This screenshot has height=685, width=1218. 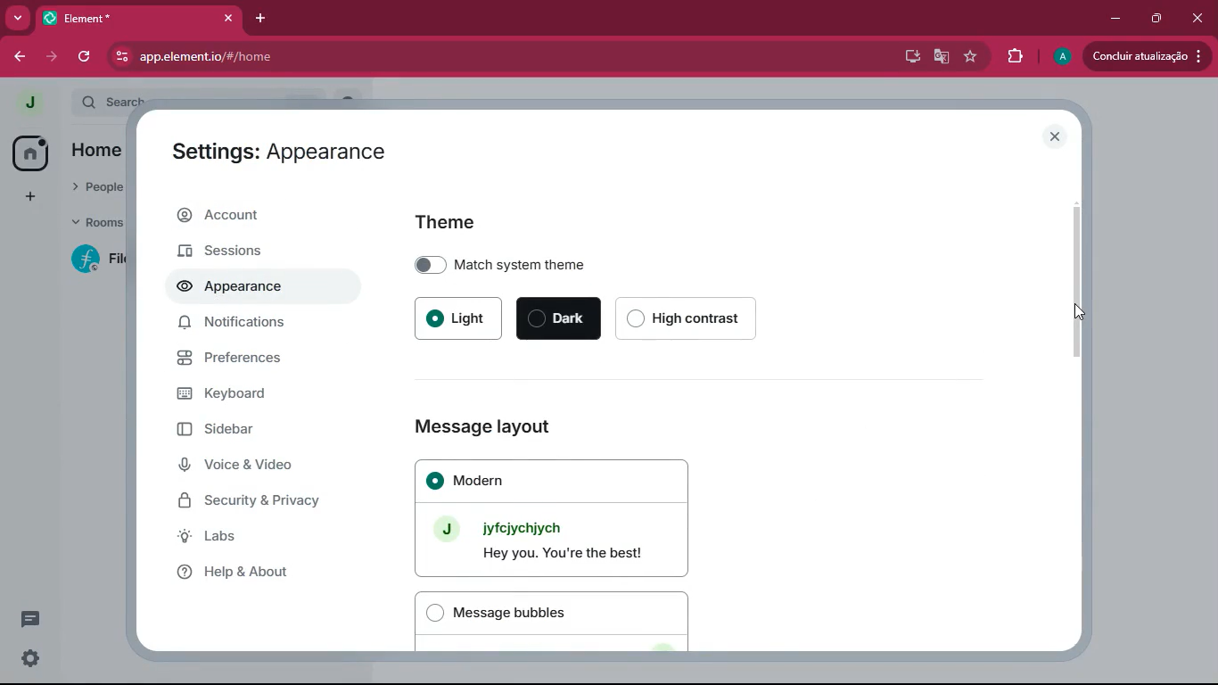 I want to click on app.elementio/#/home, so click(x=390, y=56).